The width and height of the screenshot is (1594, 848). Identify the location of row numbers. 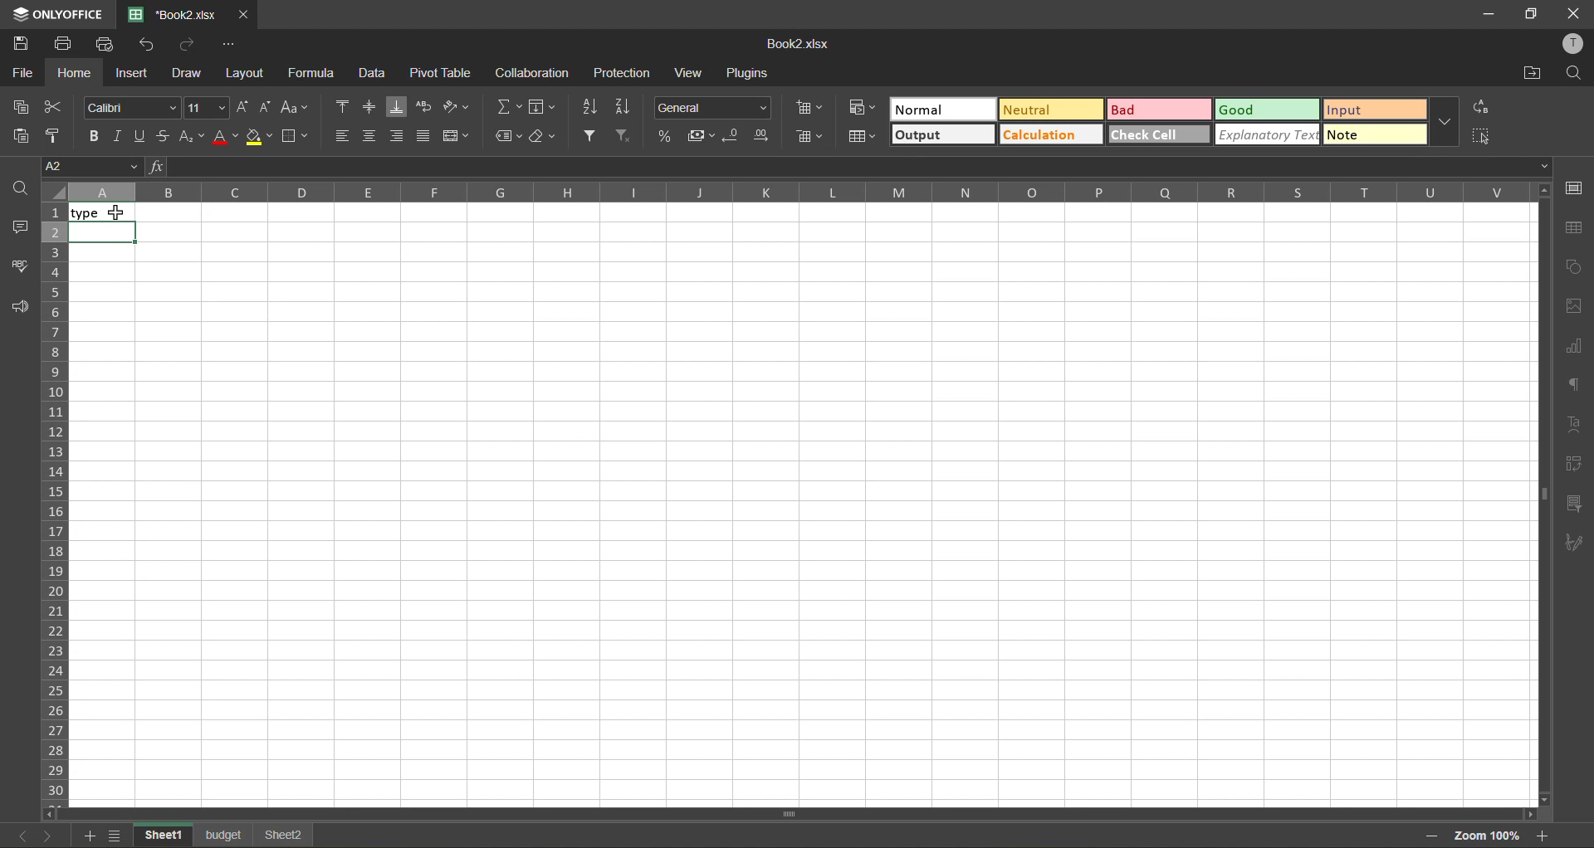
(53, 504).